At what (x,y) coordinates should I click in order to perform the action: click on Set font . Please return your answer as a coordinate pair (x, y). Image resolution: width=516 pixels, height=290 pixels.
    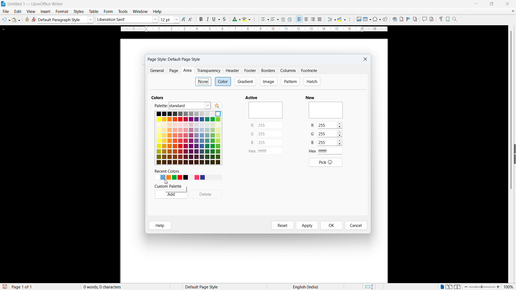
    Looking at the image, I should click on (127, 19).